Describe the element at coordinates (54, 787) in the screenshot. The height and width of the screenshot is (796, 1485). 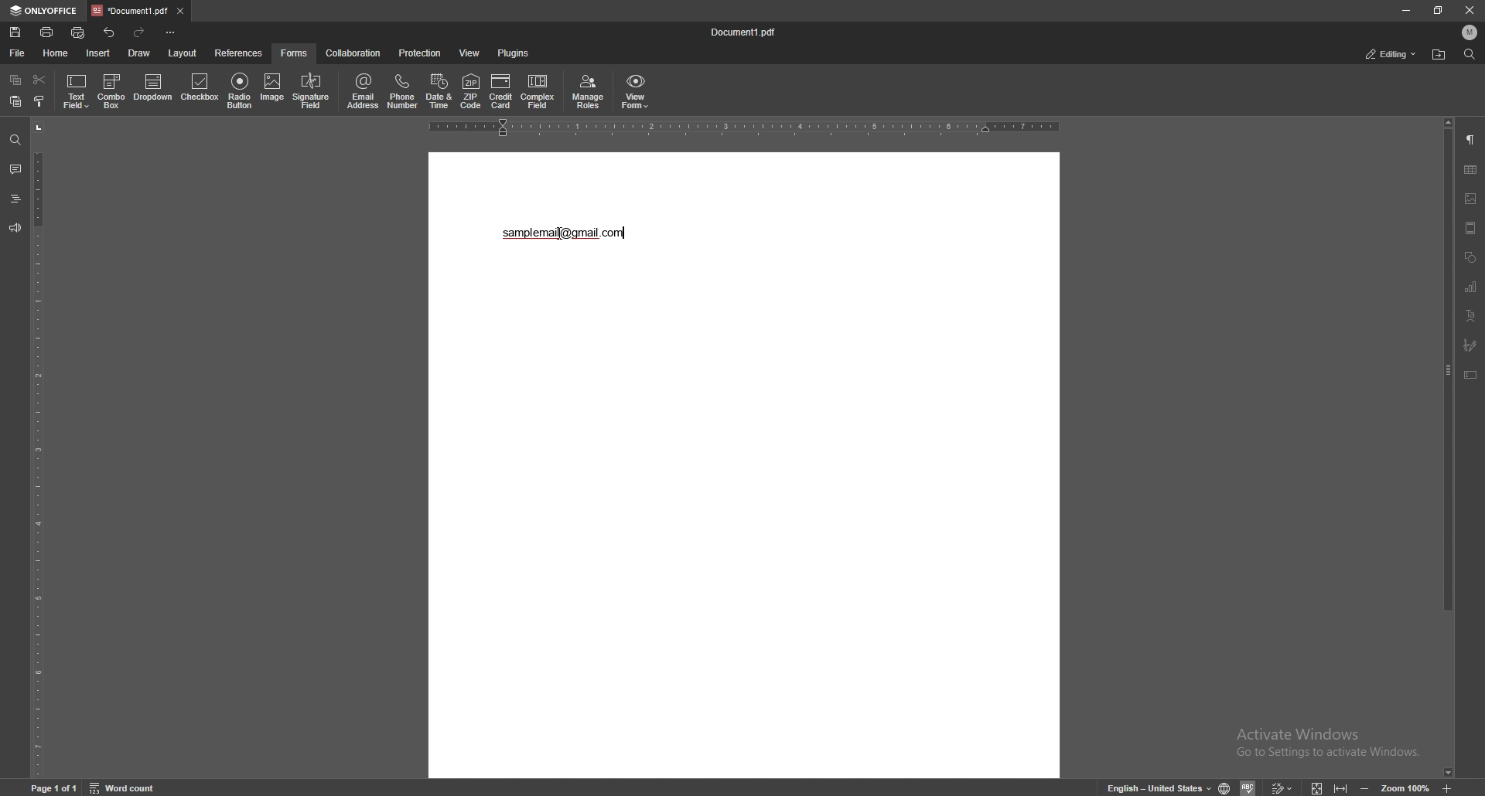
I see `page` at that location.